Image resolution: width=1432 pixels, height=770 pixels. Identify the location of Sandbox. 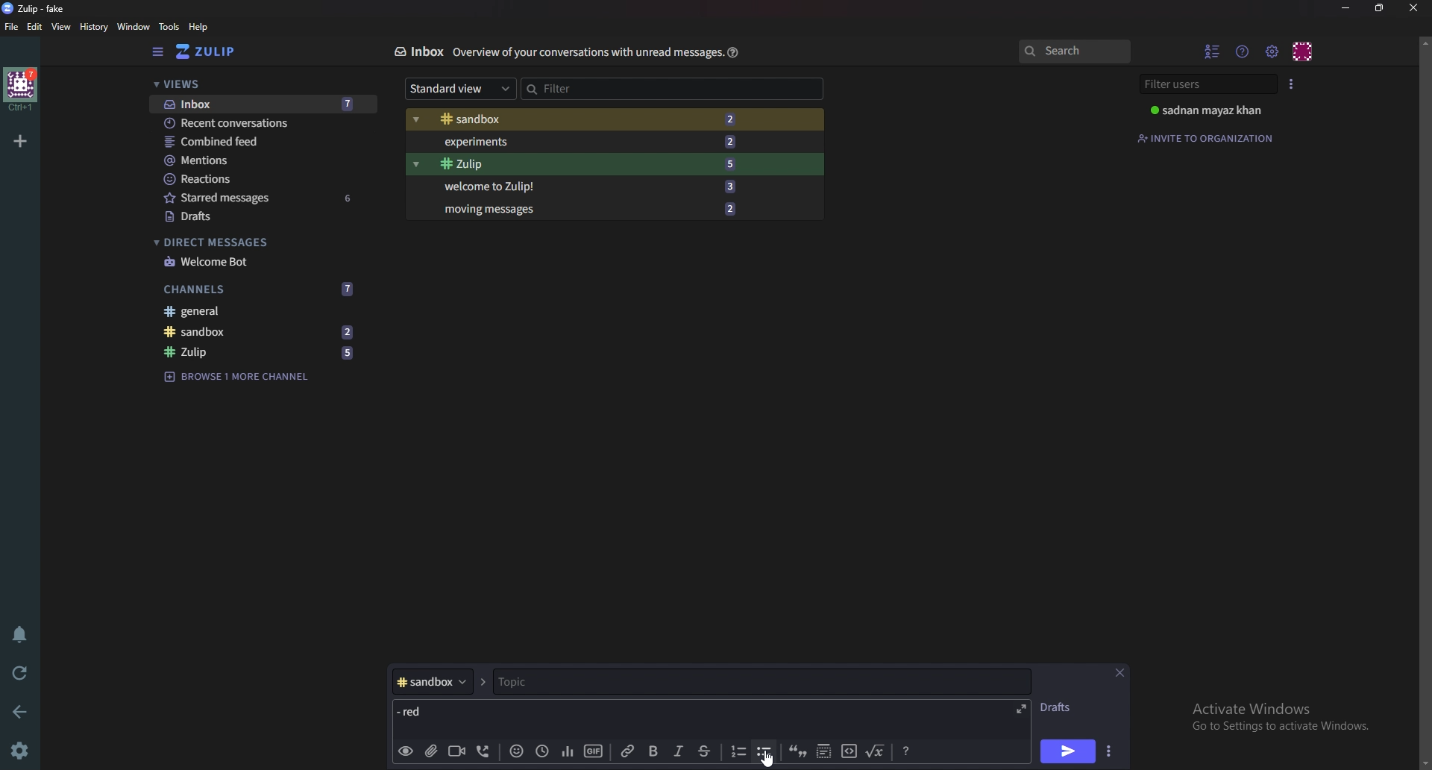
(259, 331).